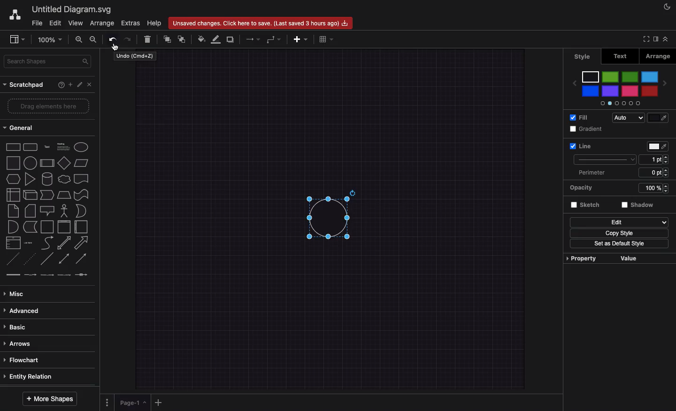 This screenshot has width=676, height=411. What do you see at coordinates (654, 160) in the screenshot?
I see `Size` at bounding box center [654, 160].